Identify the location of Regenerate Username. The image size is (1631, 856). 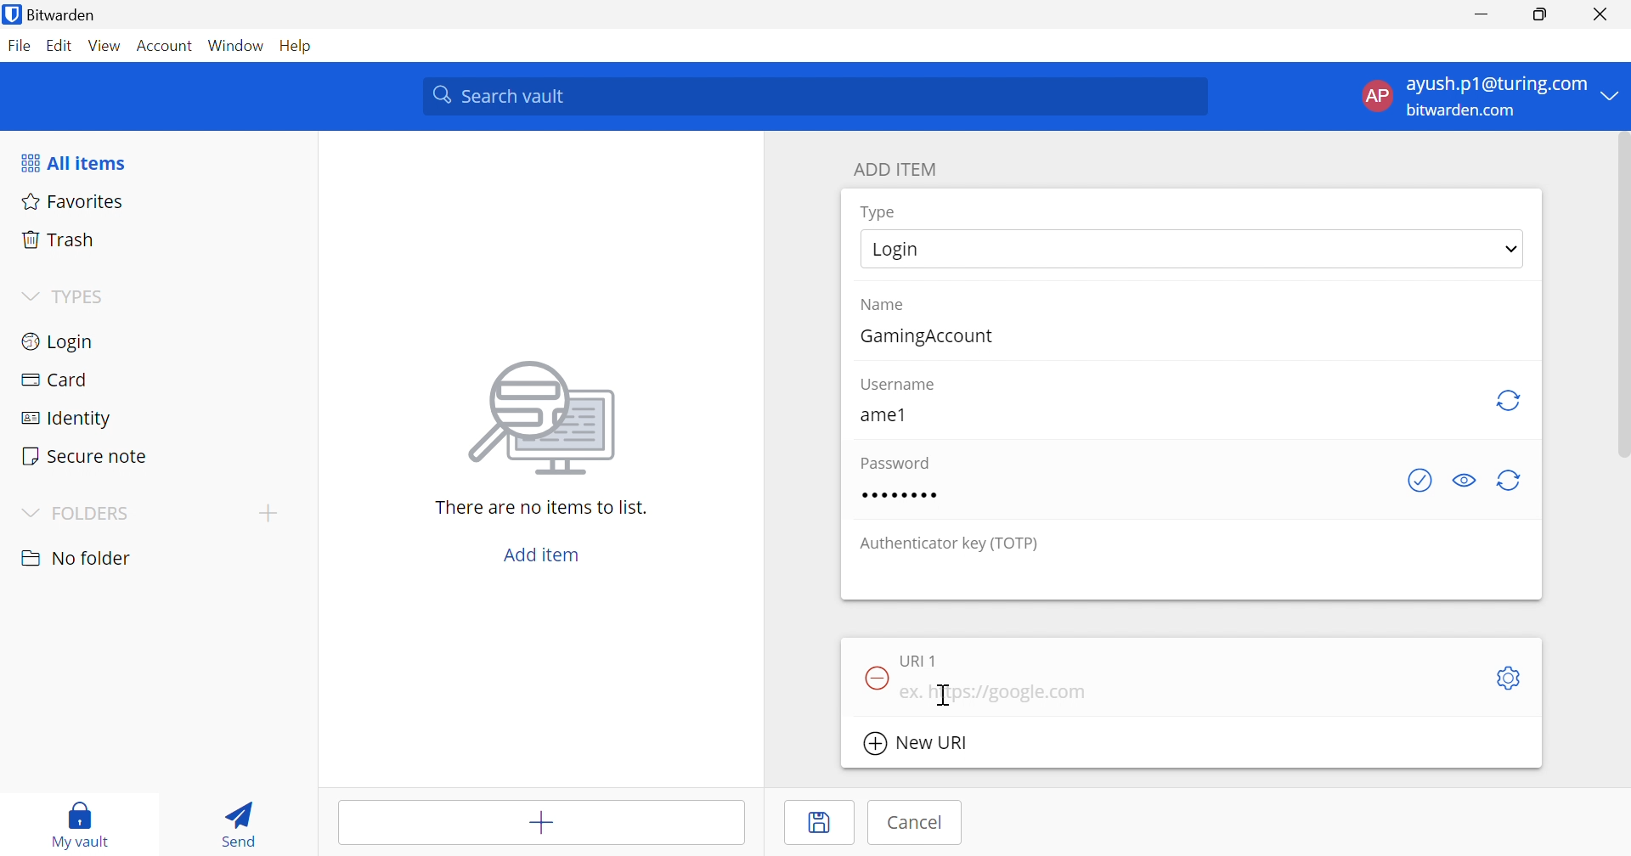
(1510, 400).